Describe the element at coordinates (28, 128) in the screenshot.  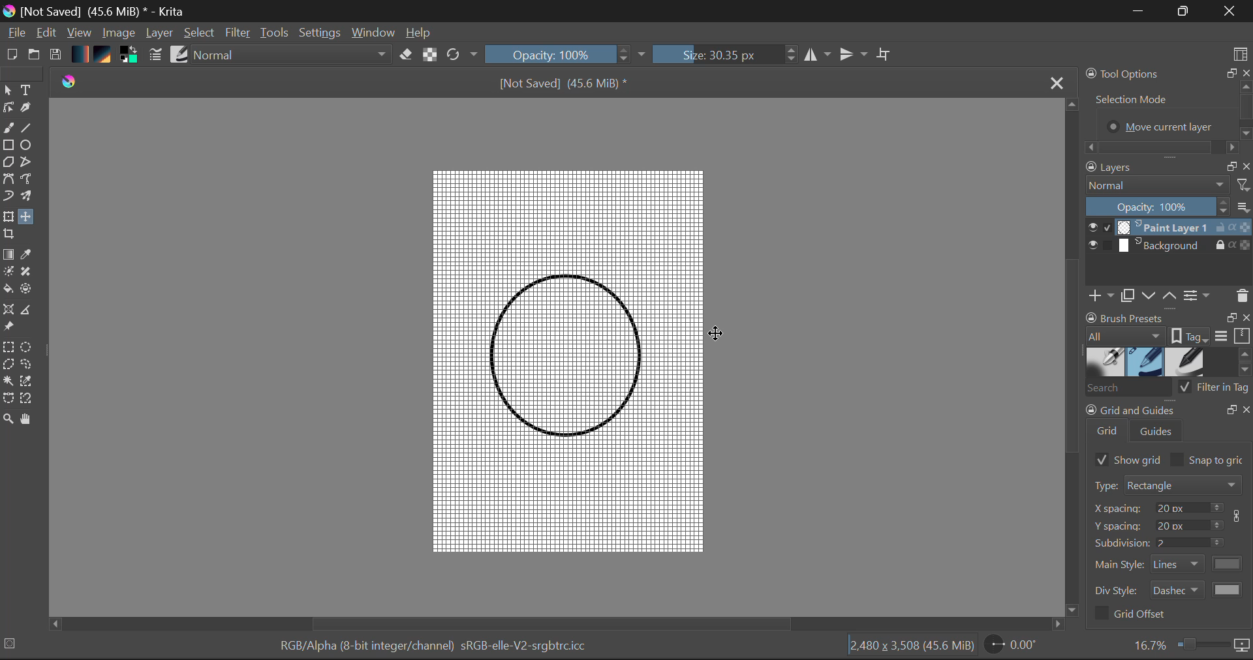
I see `Line` at that location.